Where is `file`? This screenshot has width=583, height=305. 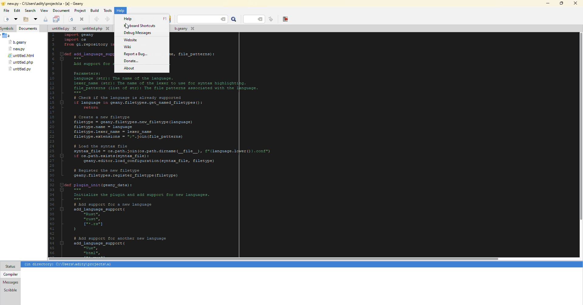 file is located at coordinates (6, 11).